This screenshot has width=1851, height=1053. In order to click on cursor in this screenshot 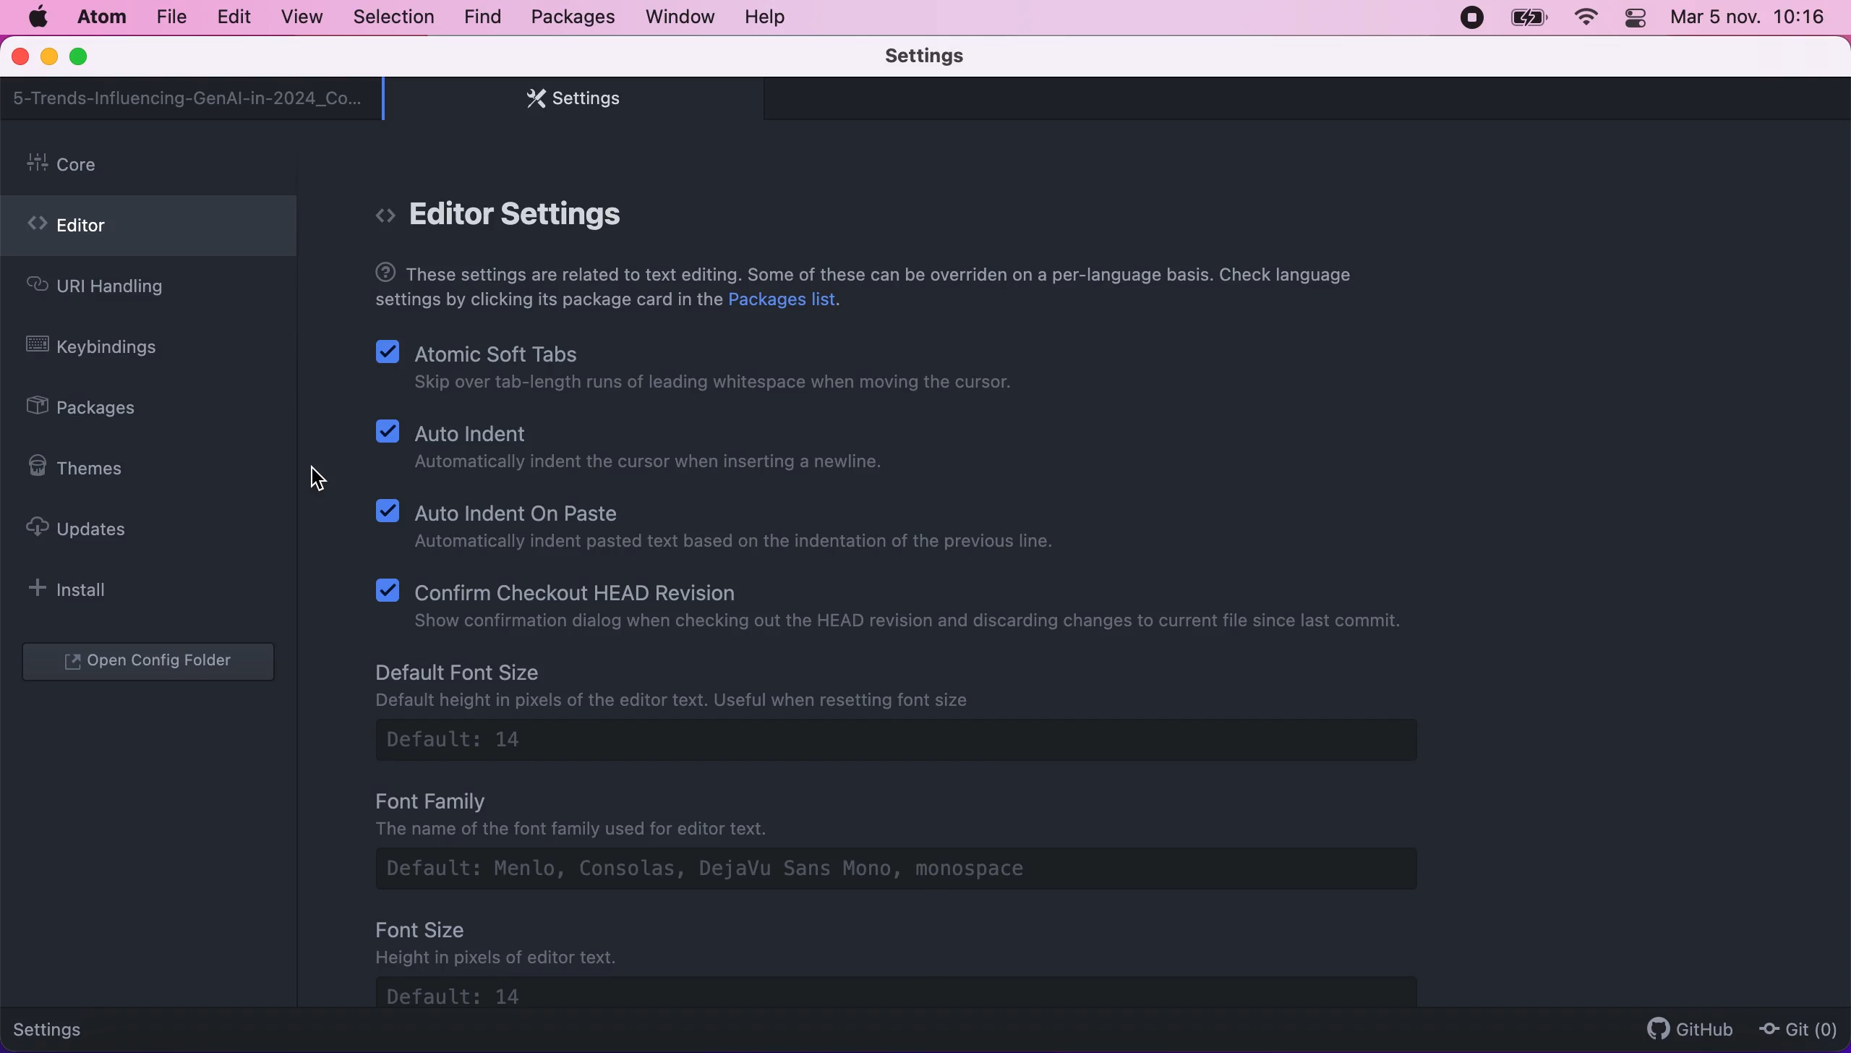, I will do `click(317, 478)`.